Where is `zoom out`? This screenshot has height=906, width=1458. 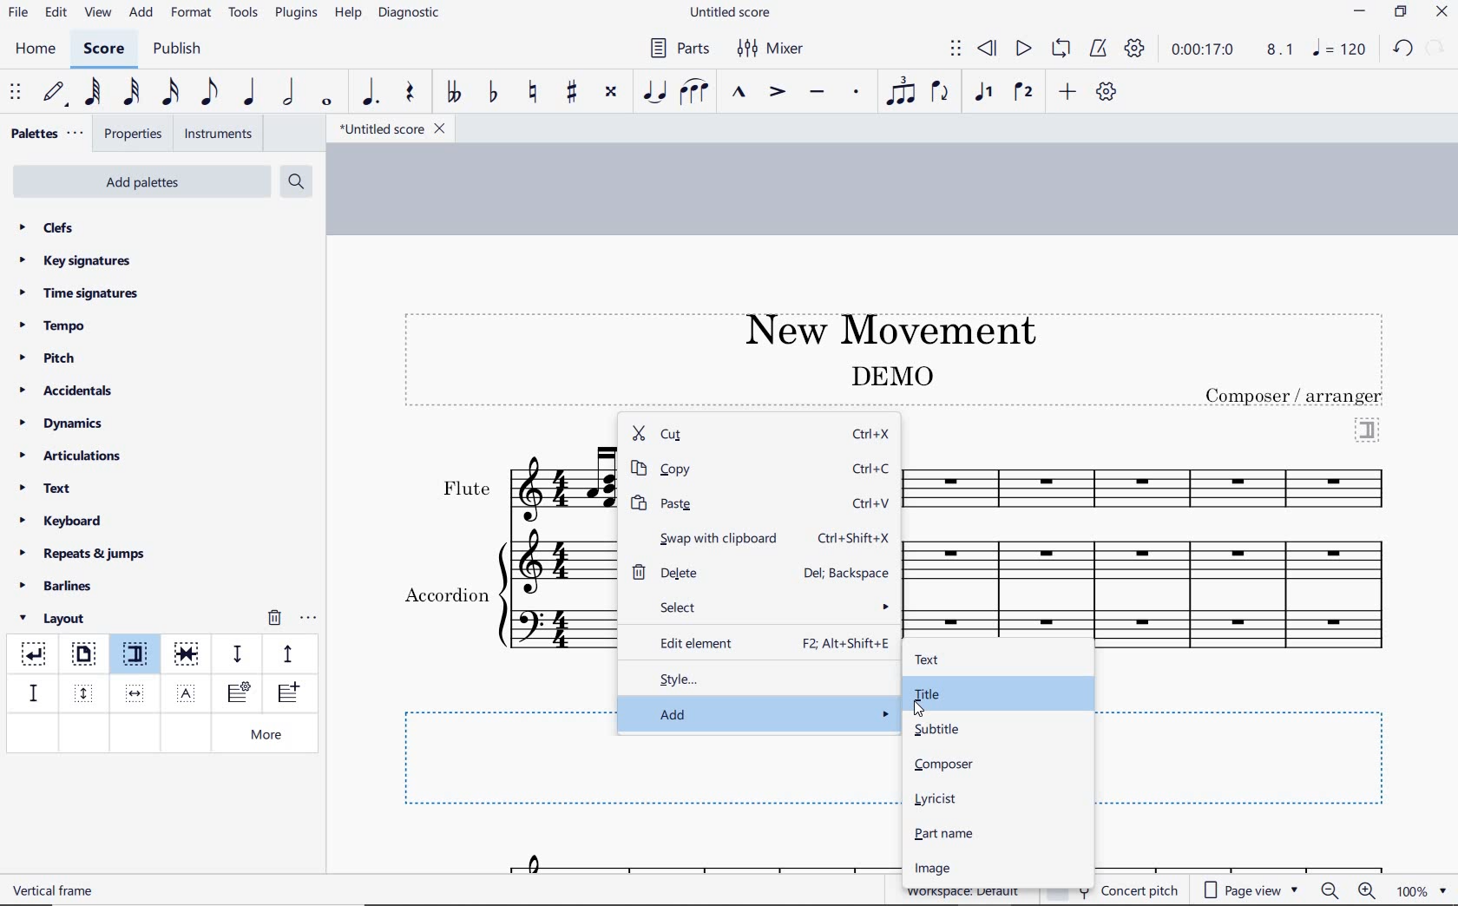
zoom out is located at coordinates (1331, 890).